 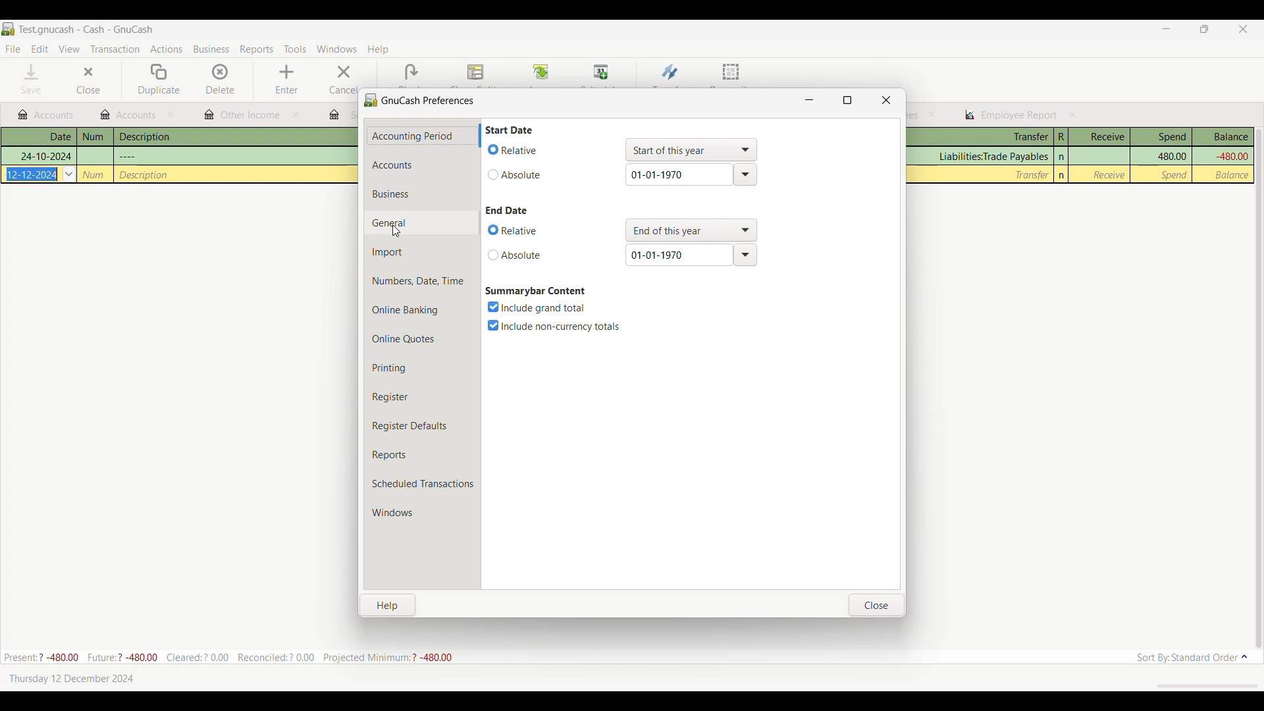 I want to click on Other budgets and reports, so click(x=1011, y=115).